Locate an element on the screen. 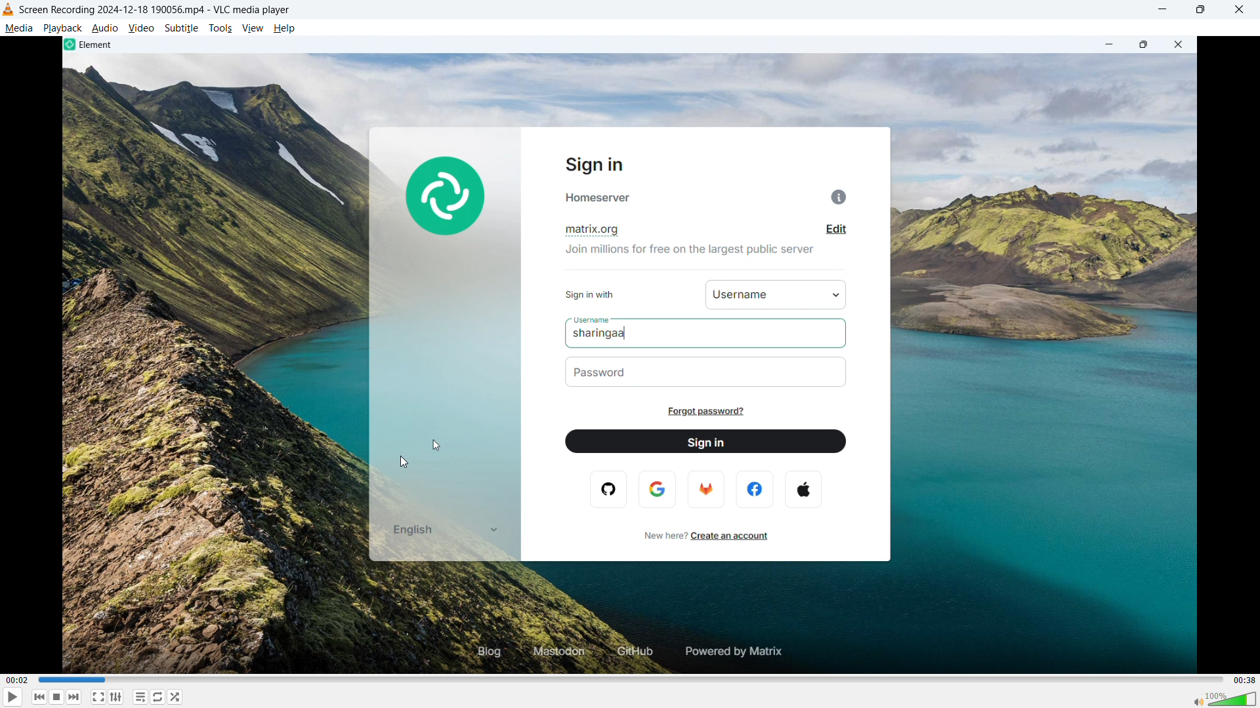  Playback  is located at coordinates (63, 29).